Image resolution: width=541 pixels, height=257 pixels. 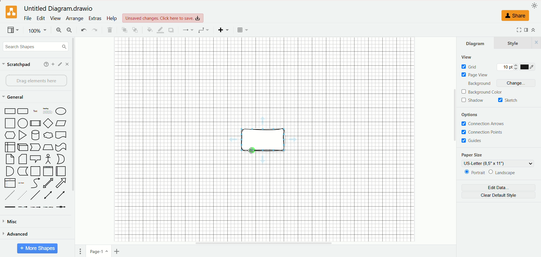 What do you see at coordinates (10, 12) in the screenshot?
I see `logo` at bounding box center [10, 12].